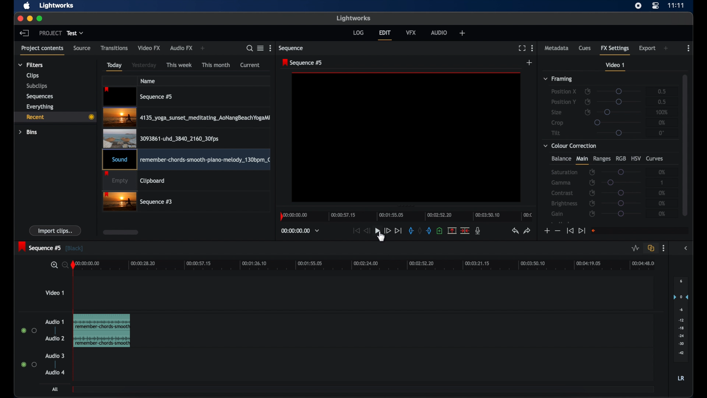  What do you see at coordinates (593, 214) in the screenshot?
I see `enable/disable keyframes` at bounding box center [593, 214].